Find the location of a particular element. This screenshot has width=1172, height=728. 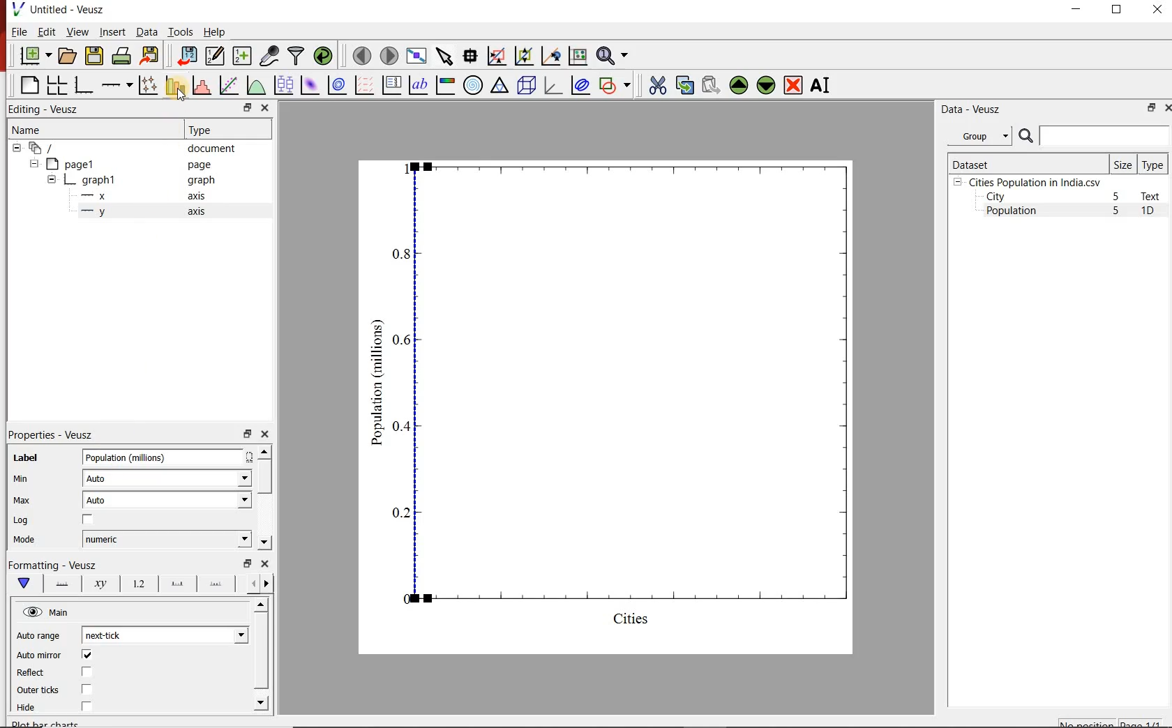

Population (millions) is located at coordinates (167, 457).